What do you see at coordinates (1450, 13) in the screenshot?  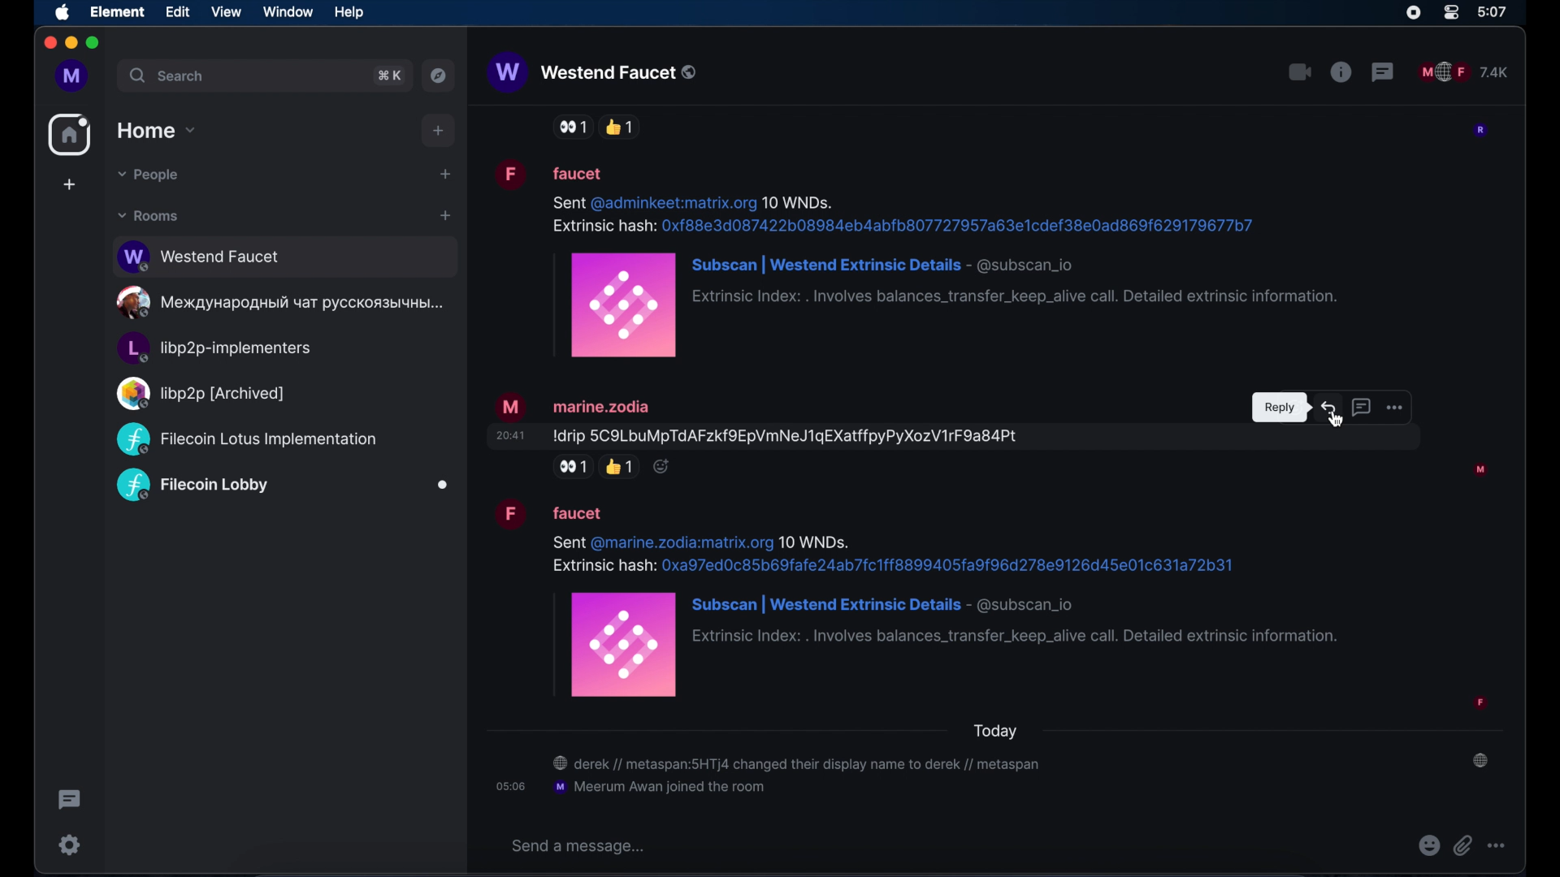 I see `control center` at bounding box center [1450, 13].